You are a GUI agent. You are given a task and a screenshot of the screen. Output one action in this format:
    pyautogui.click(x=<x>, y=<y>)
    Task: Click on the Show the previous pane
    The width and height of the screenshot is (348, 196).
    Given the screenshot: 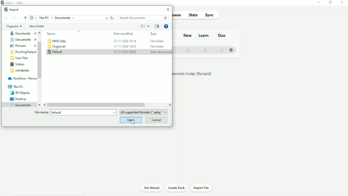 What is the action you would take?
    pyautogui.click(x=157, y=26)
    